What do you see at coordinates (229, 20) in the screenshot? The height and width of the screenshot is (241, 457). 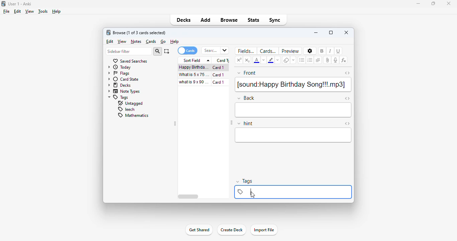 I see `browse` at bounding box center [229, 20].